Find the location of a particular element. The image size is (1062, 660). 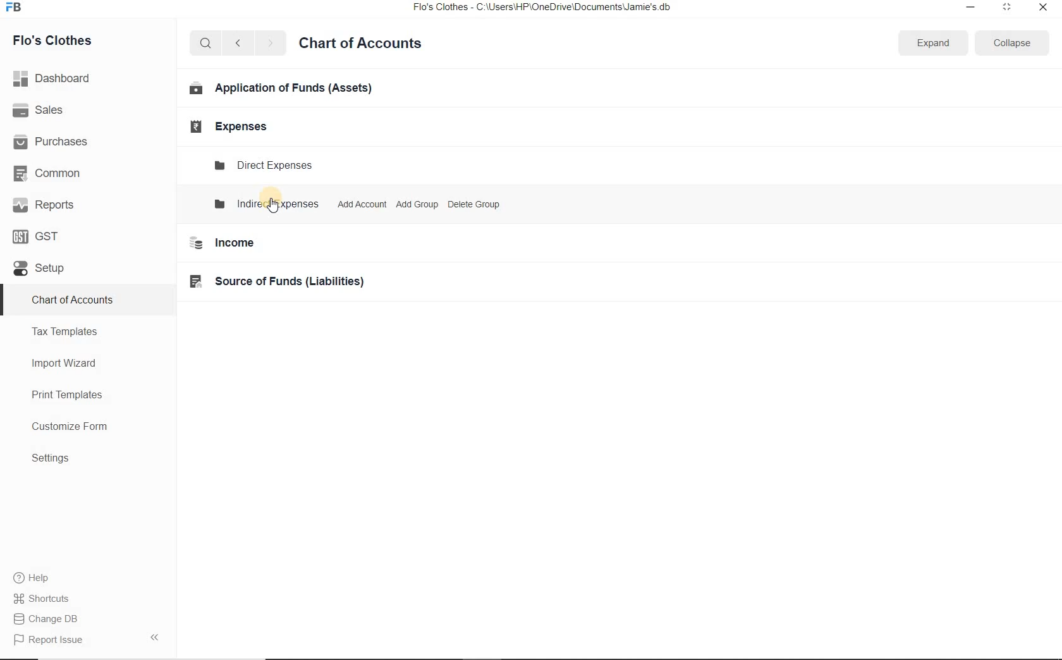

Settings is located at coordinates (51, 458).